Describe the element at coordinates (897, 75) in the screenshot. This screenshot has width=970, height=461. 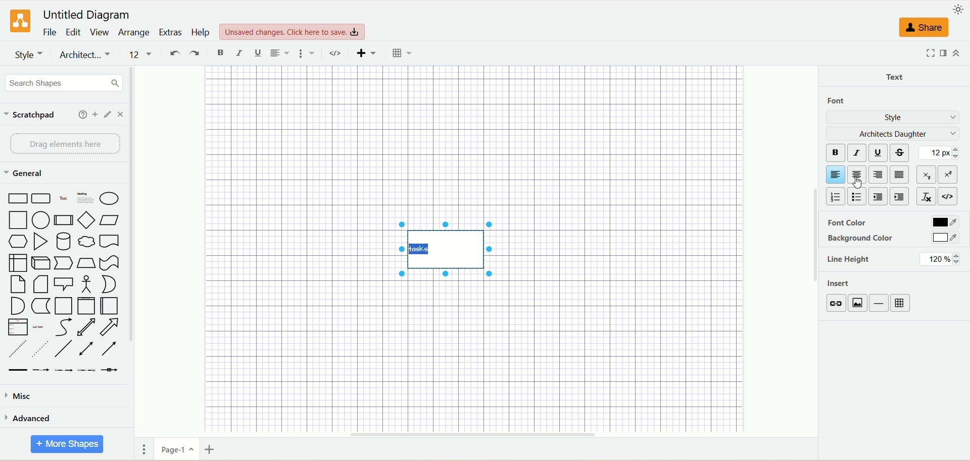
I see `text` at that location.